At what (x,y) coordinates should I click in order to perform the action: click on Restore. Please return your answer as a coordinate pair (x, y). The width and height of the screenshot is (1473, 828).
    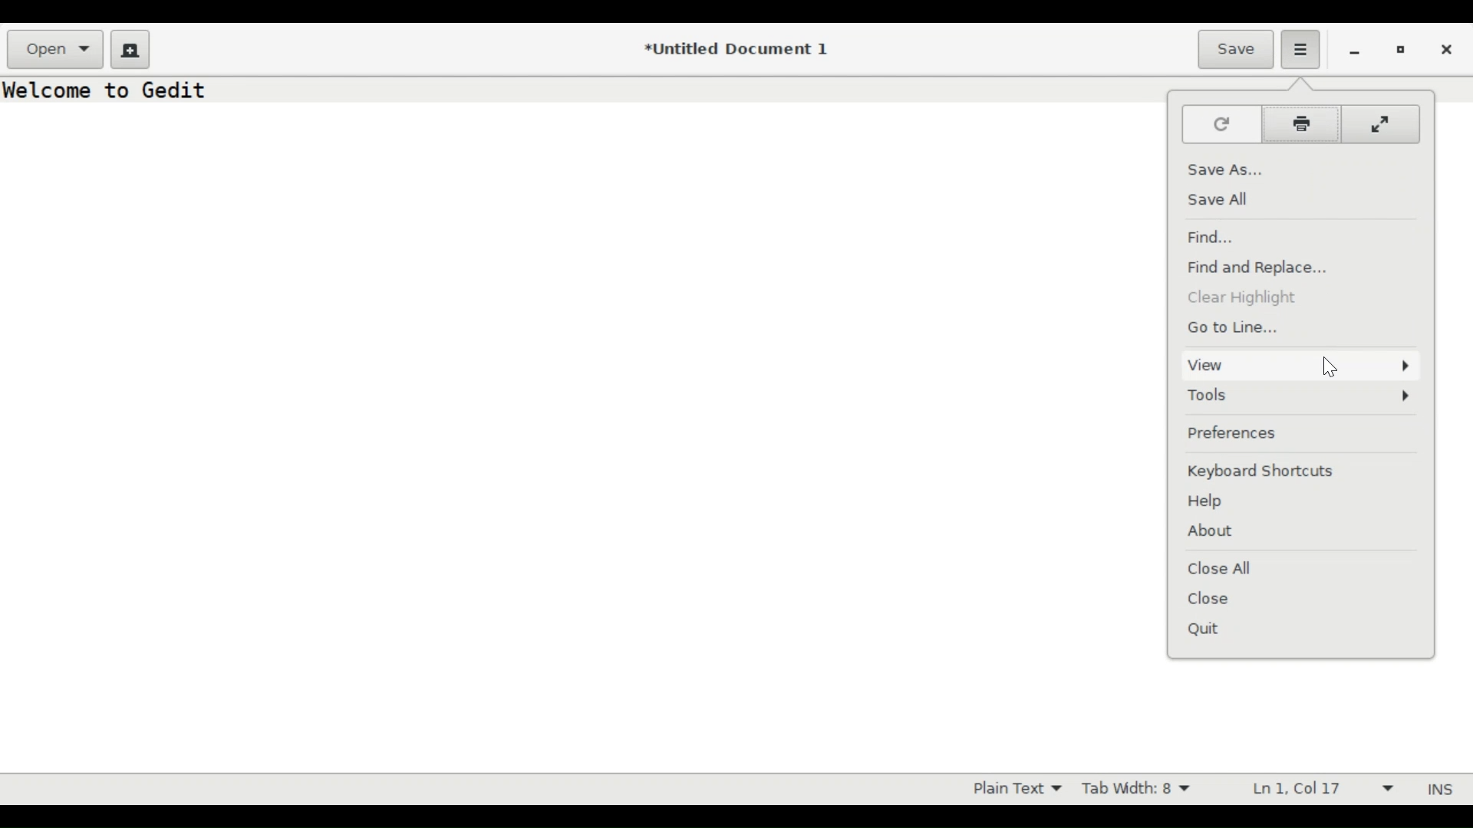
    Looking at the image, I should click on (1402, 48).